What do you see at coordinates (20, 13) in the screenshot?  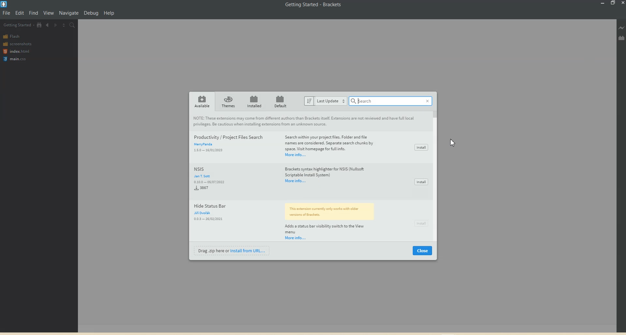 I see `Edit` at bounding box center [20, 13].